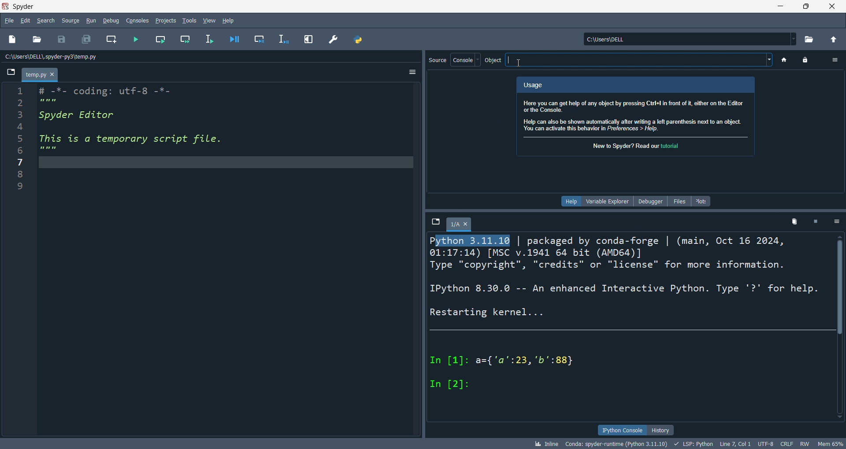 This screenshot has width=846, height=449. I want to click on delete, so click(787, 221).